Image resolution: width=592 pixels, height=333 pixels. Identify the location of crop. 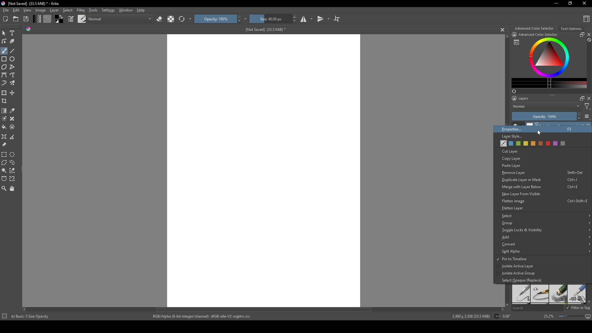
(6, 101).